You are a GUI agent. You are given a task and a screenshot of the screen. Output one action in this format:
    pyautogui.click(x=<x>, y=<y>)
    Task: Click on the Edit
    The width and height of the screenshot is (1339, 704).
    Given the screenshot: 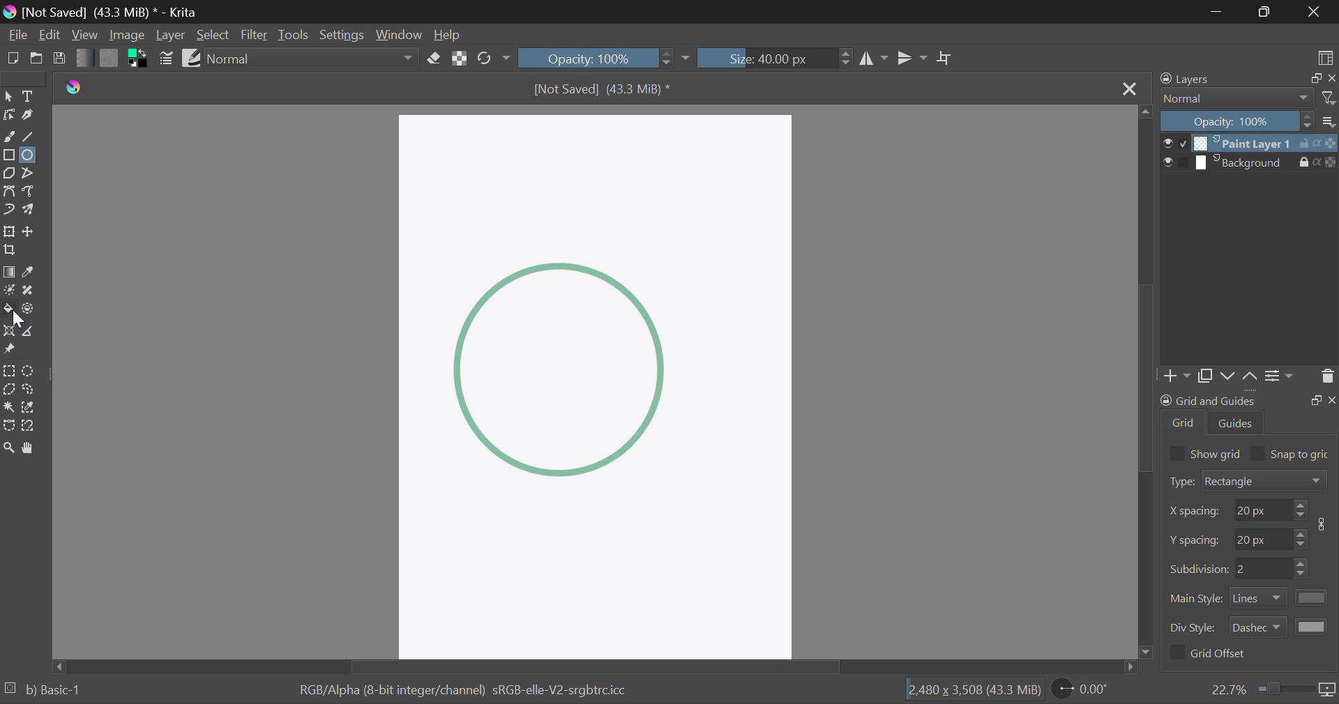 What is the action you would take?
    pyautogui.click(x=50, y=35)
    